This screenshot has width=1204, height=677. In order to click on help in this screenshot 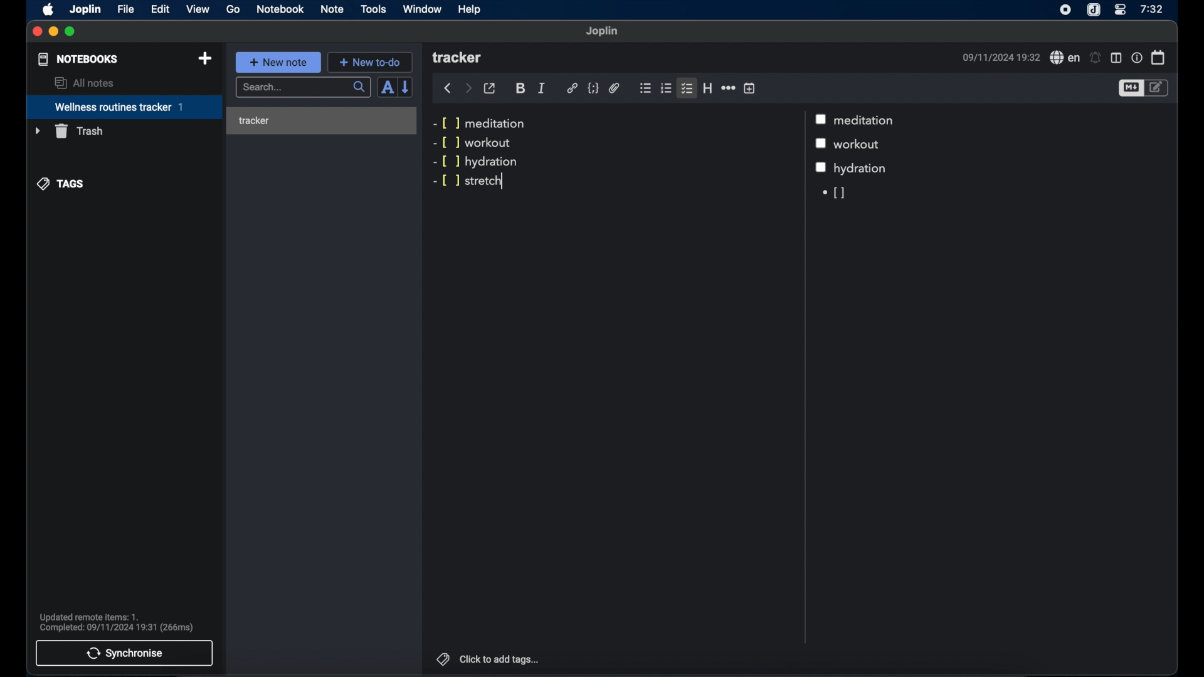, I will do `click(470, 9)`.